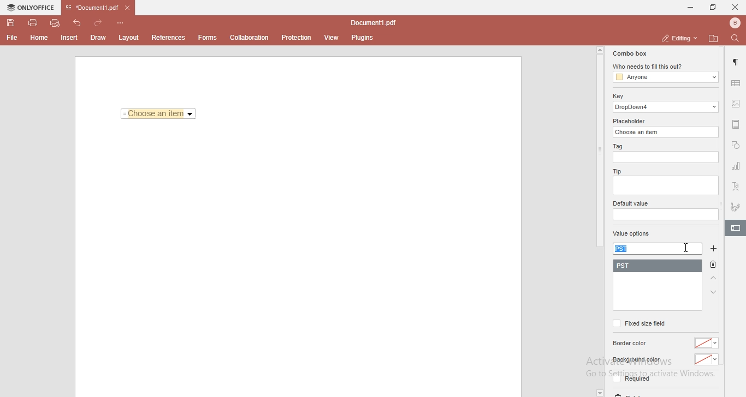 This screenshot has height=397, width=746. Describe the element at coordinates (667, 131) in the screenshot. I see `choose an item` at that location.